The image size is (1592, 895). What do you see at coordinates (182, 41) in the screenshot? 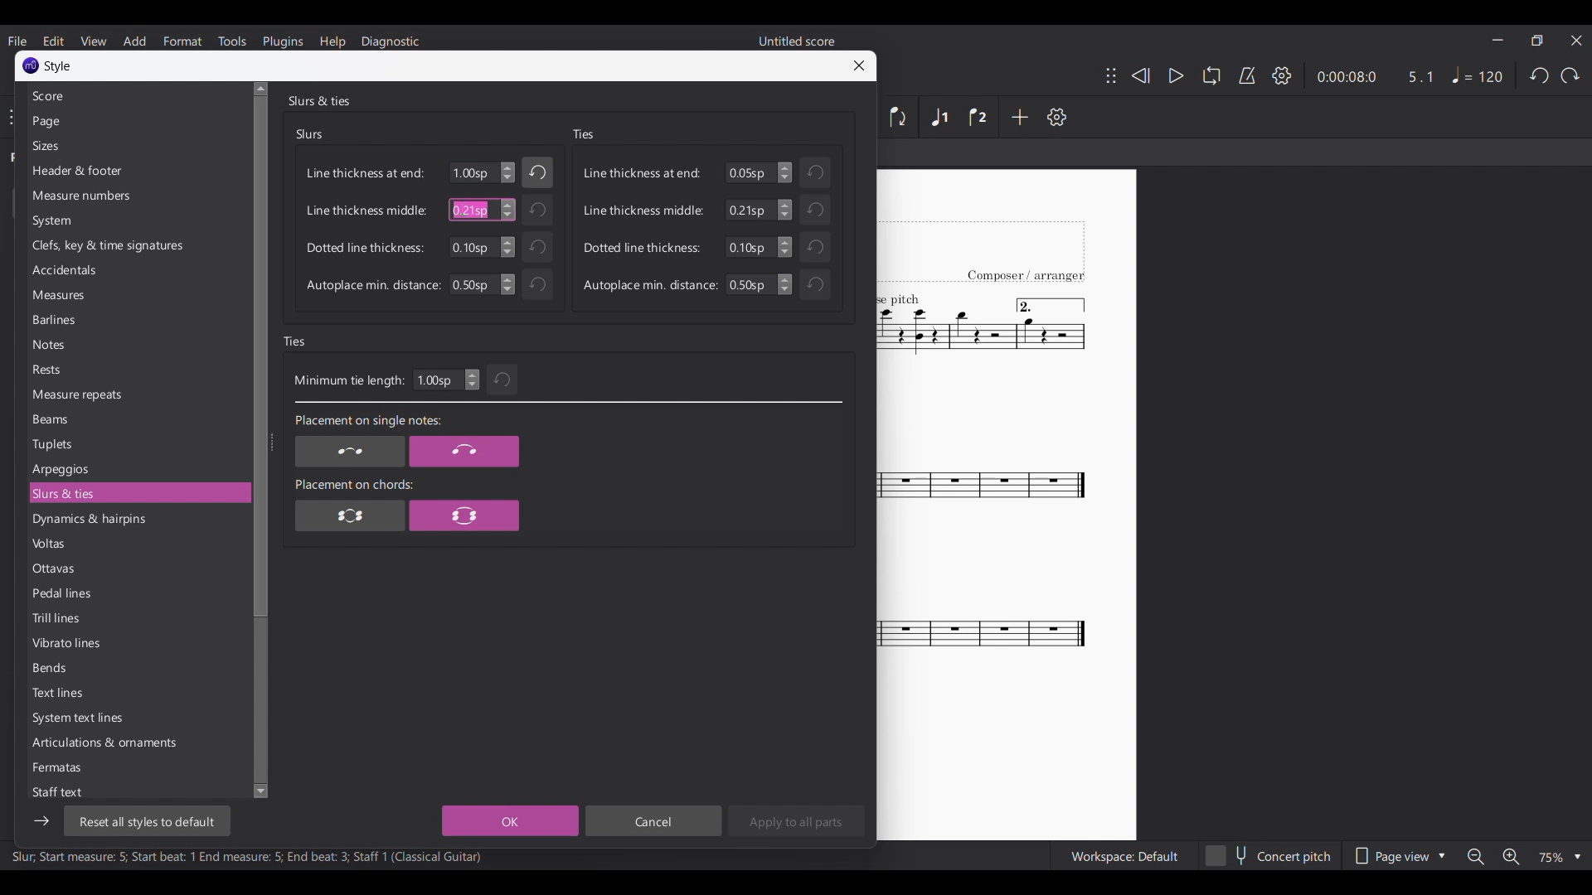
I see `Format menu` at bounding box center [182, 41].